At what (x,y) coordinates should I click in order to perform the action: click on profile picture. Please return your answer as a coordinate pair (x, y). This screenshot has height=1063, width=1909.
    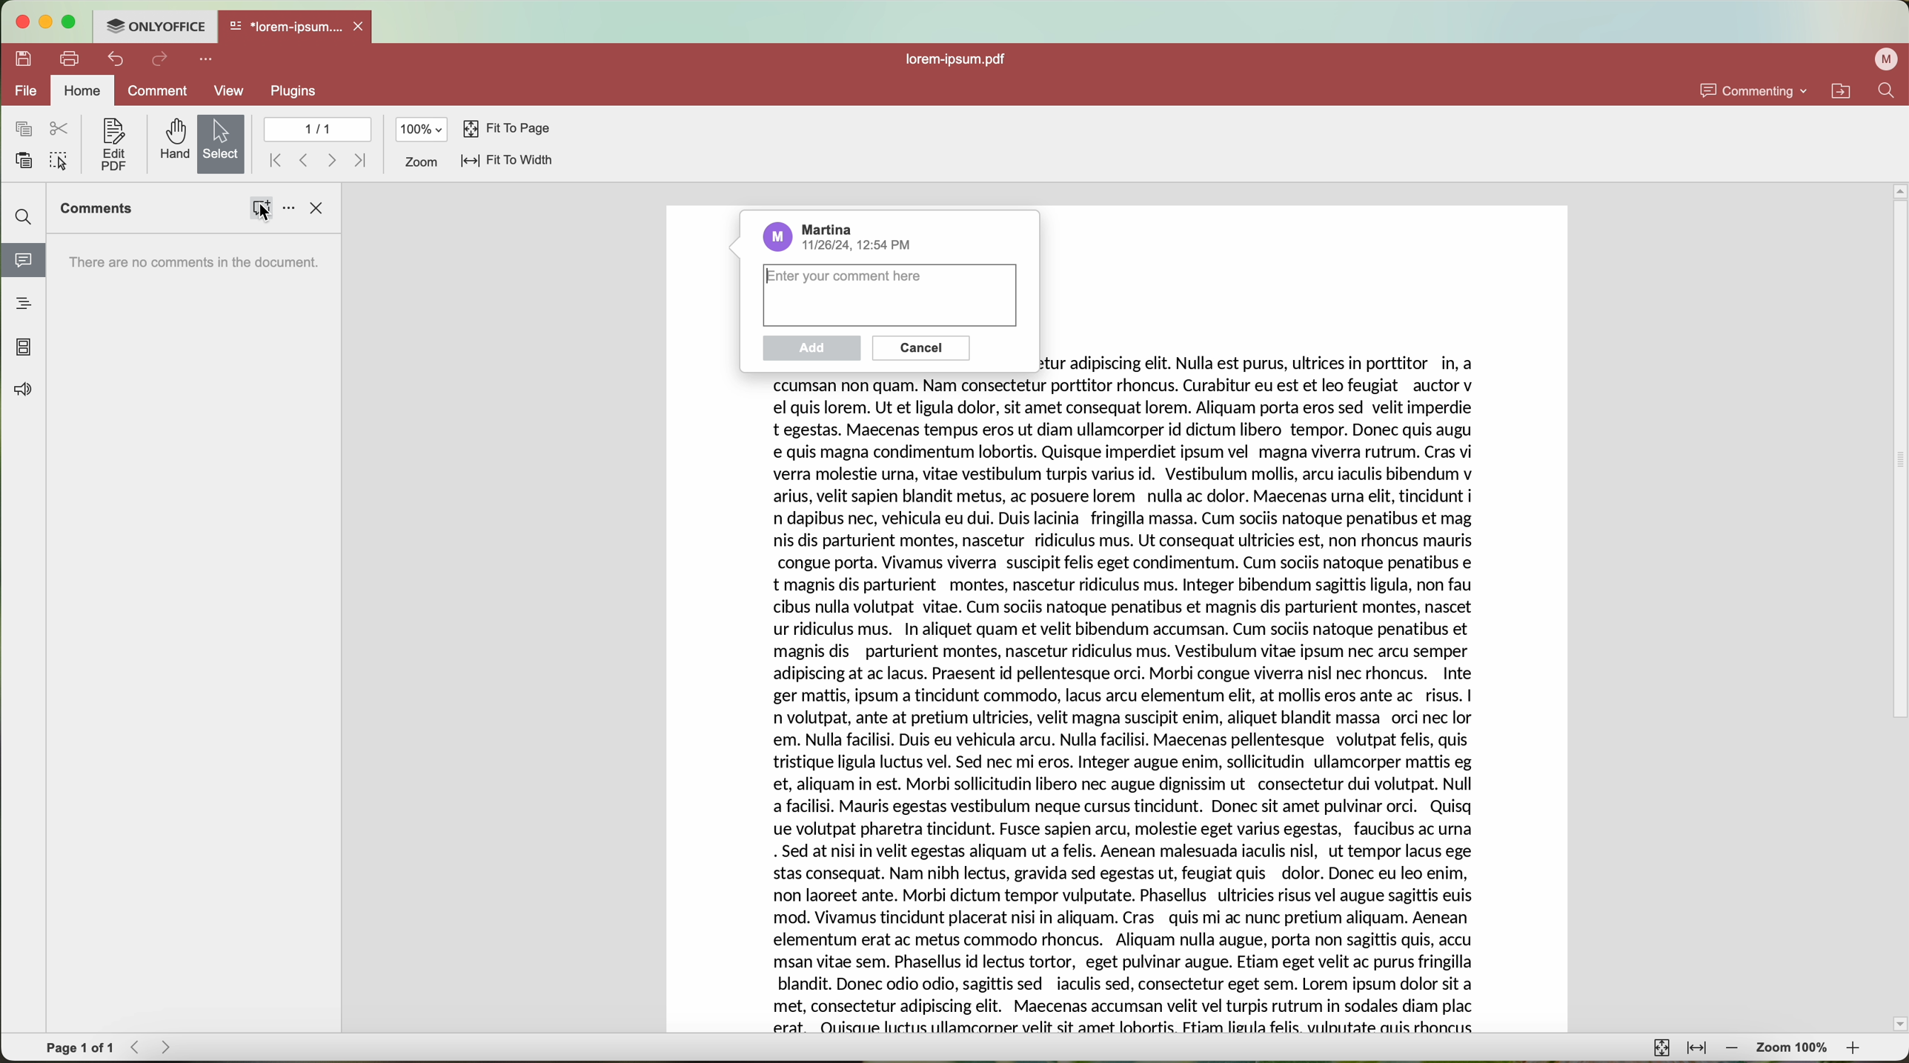
    Looking at the image, I should click on (777, 236).